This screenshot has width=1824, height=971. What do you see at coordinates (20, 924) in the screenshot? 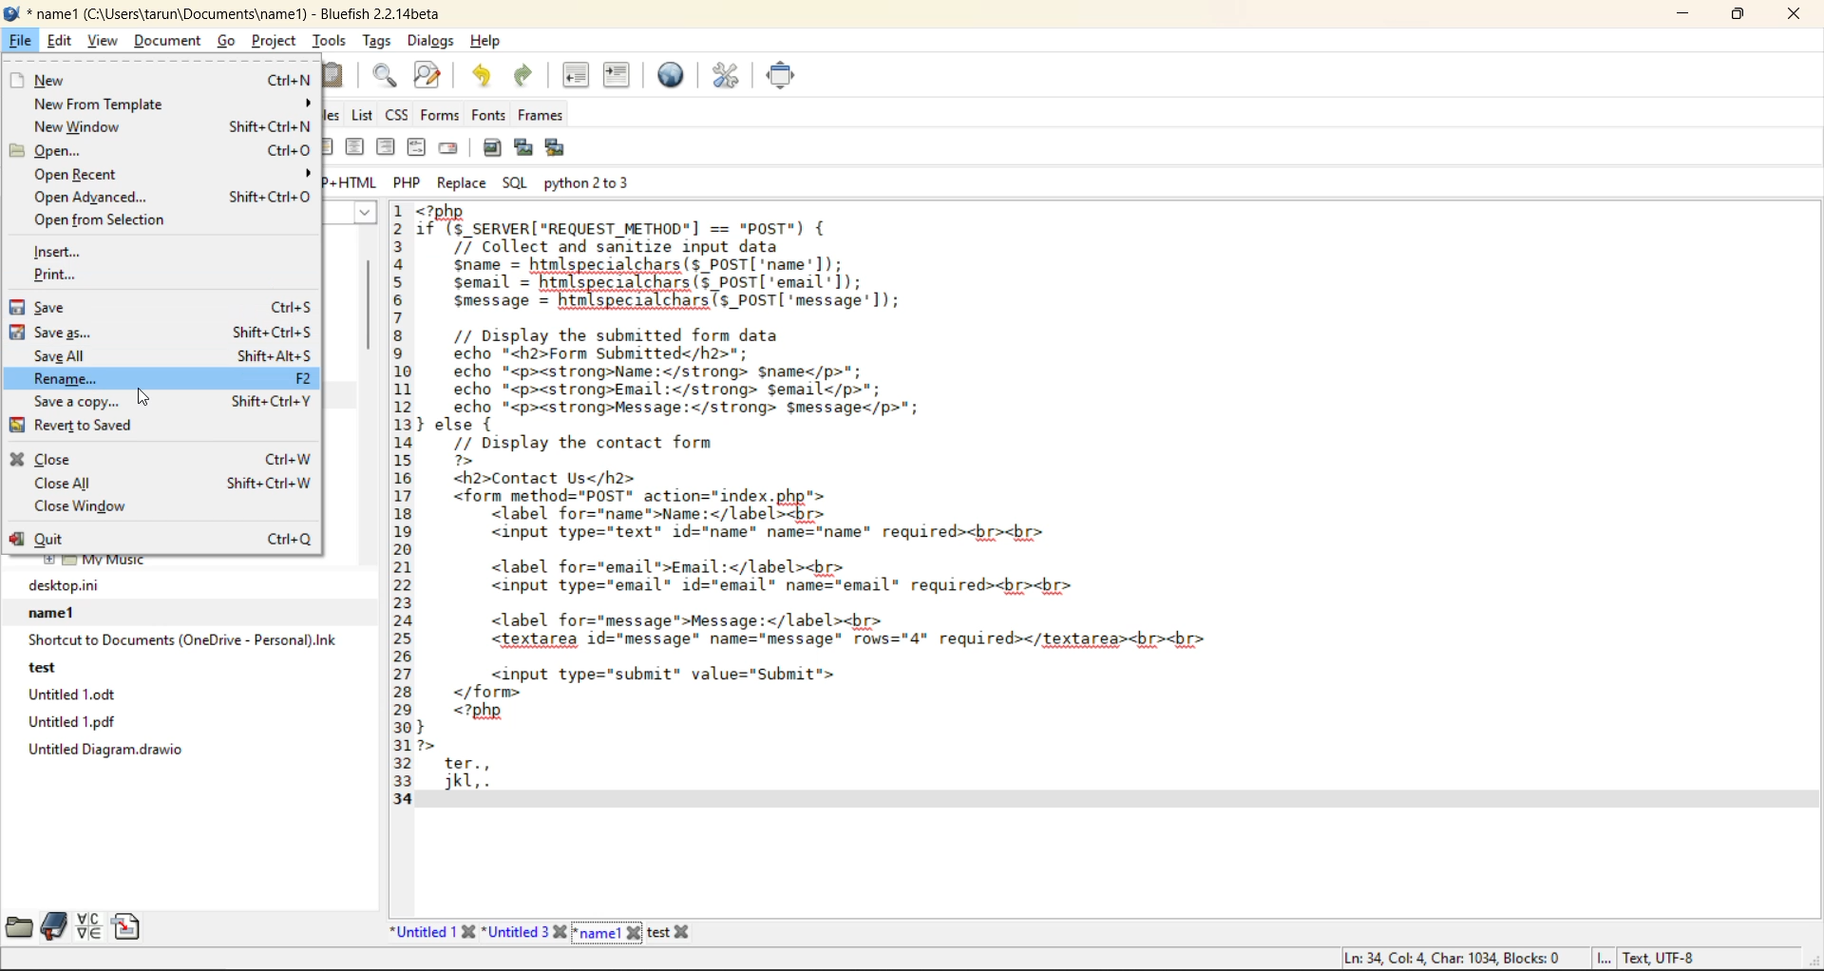
I see `file browser` at bounding box center [20, 924].